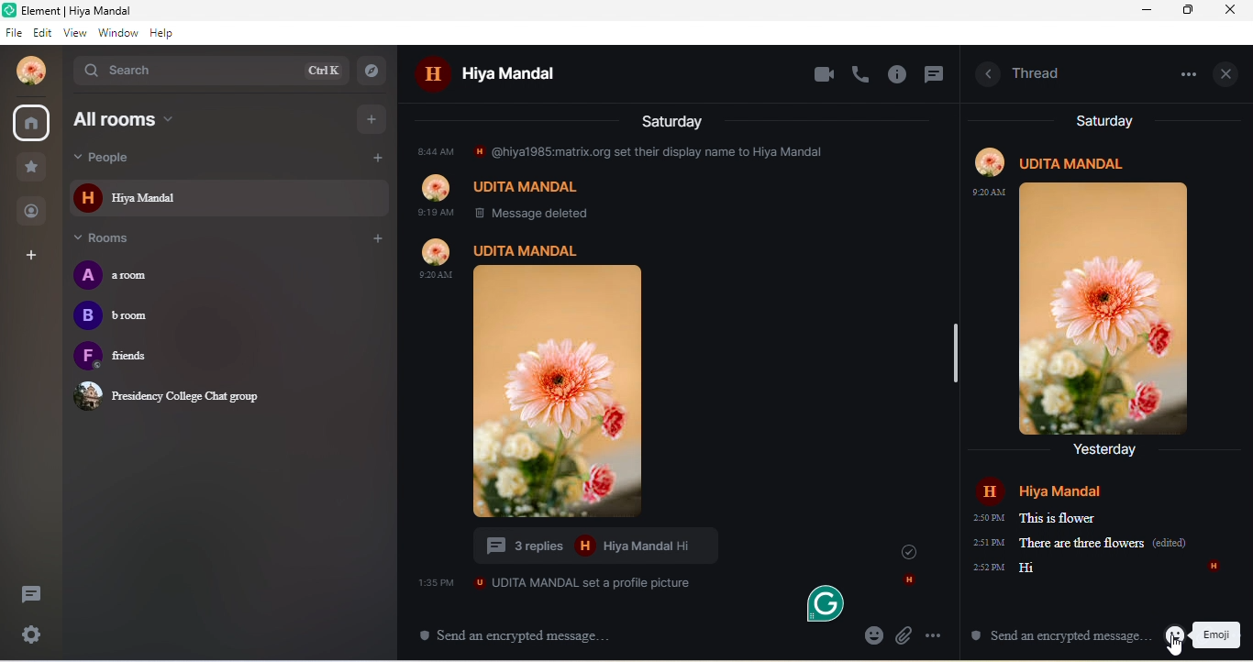  Describe the element at coordinates (485, 78) in the screenshot. I see `H Hiya Mandal` at that location.